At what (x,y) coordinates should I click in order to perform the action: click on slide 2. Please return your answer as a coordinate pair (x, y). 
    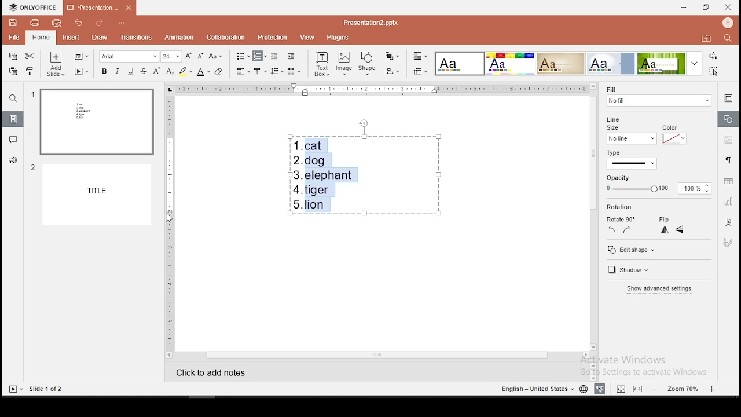
    Looking at the image, I should click on (92, 194).